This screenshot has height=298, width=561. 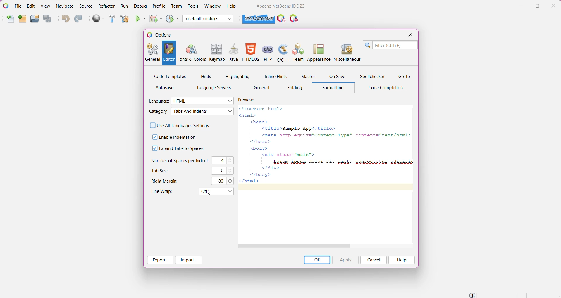 I want to click on Folding, so click(x=293, y=89).